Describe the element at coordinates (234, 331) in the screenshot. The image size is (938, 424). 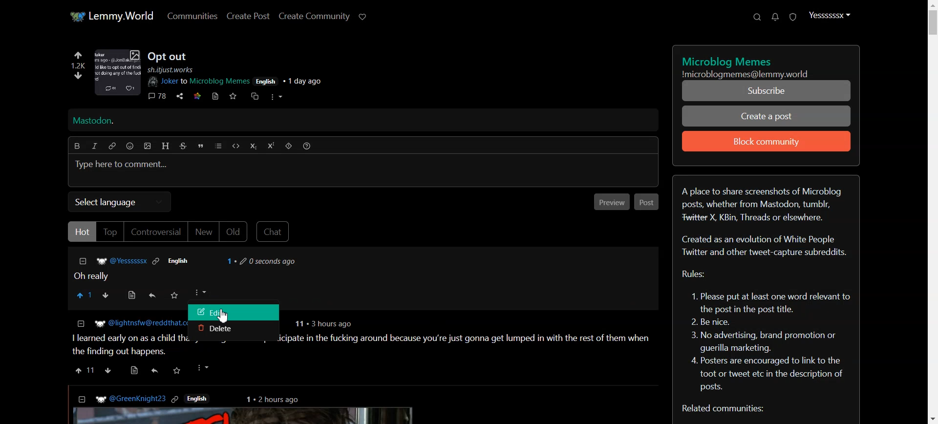
I see `Delete` at that location.